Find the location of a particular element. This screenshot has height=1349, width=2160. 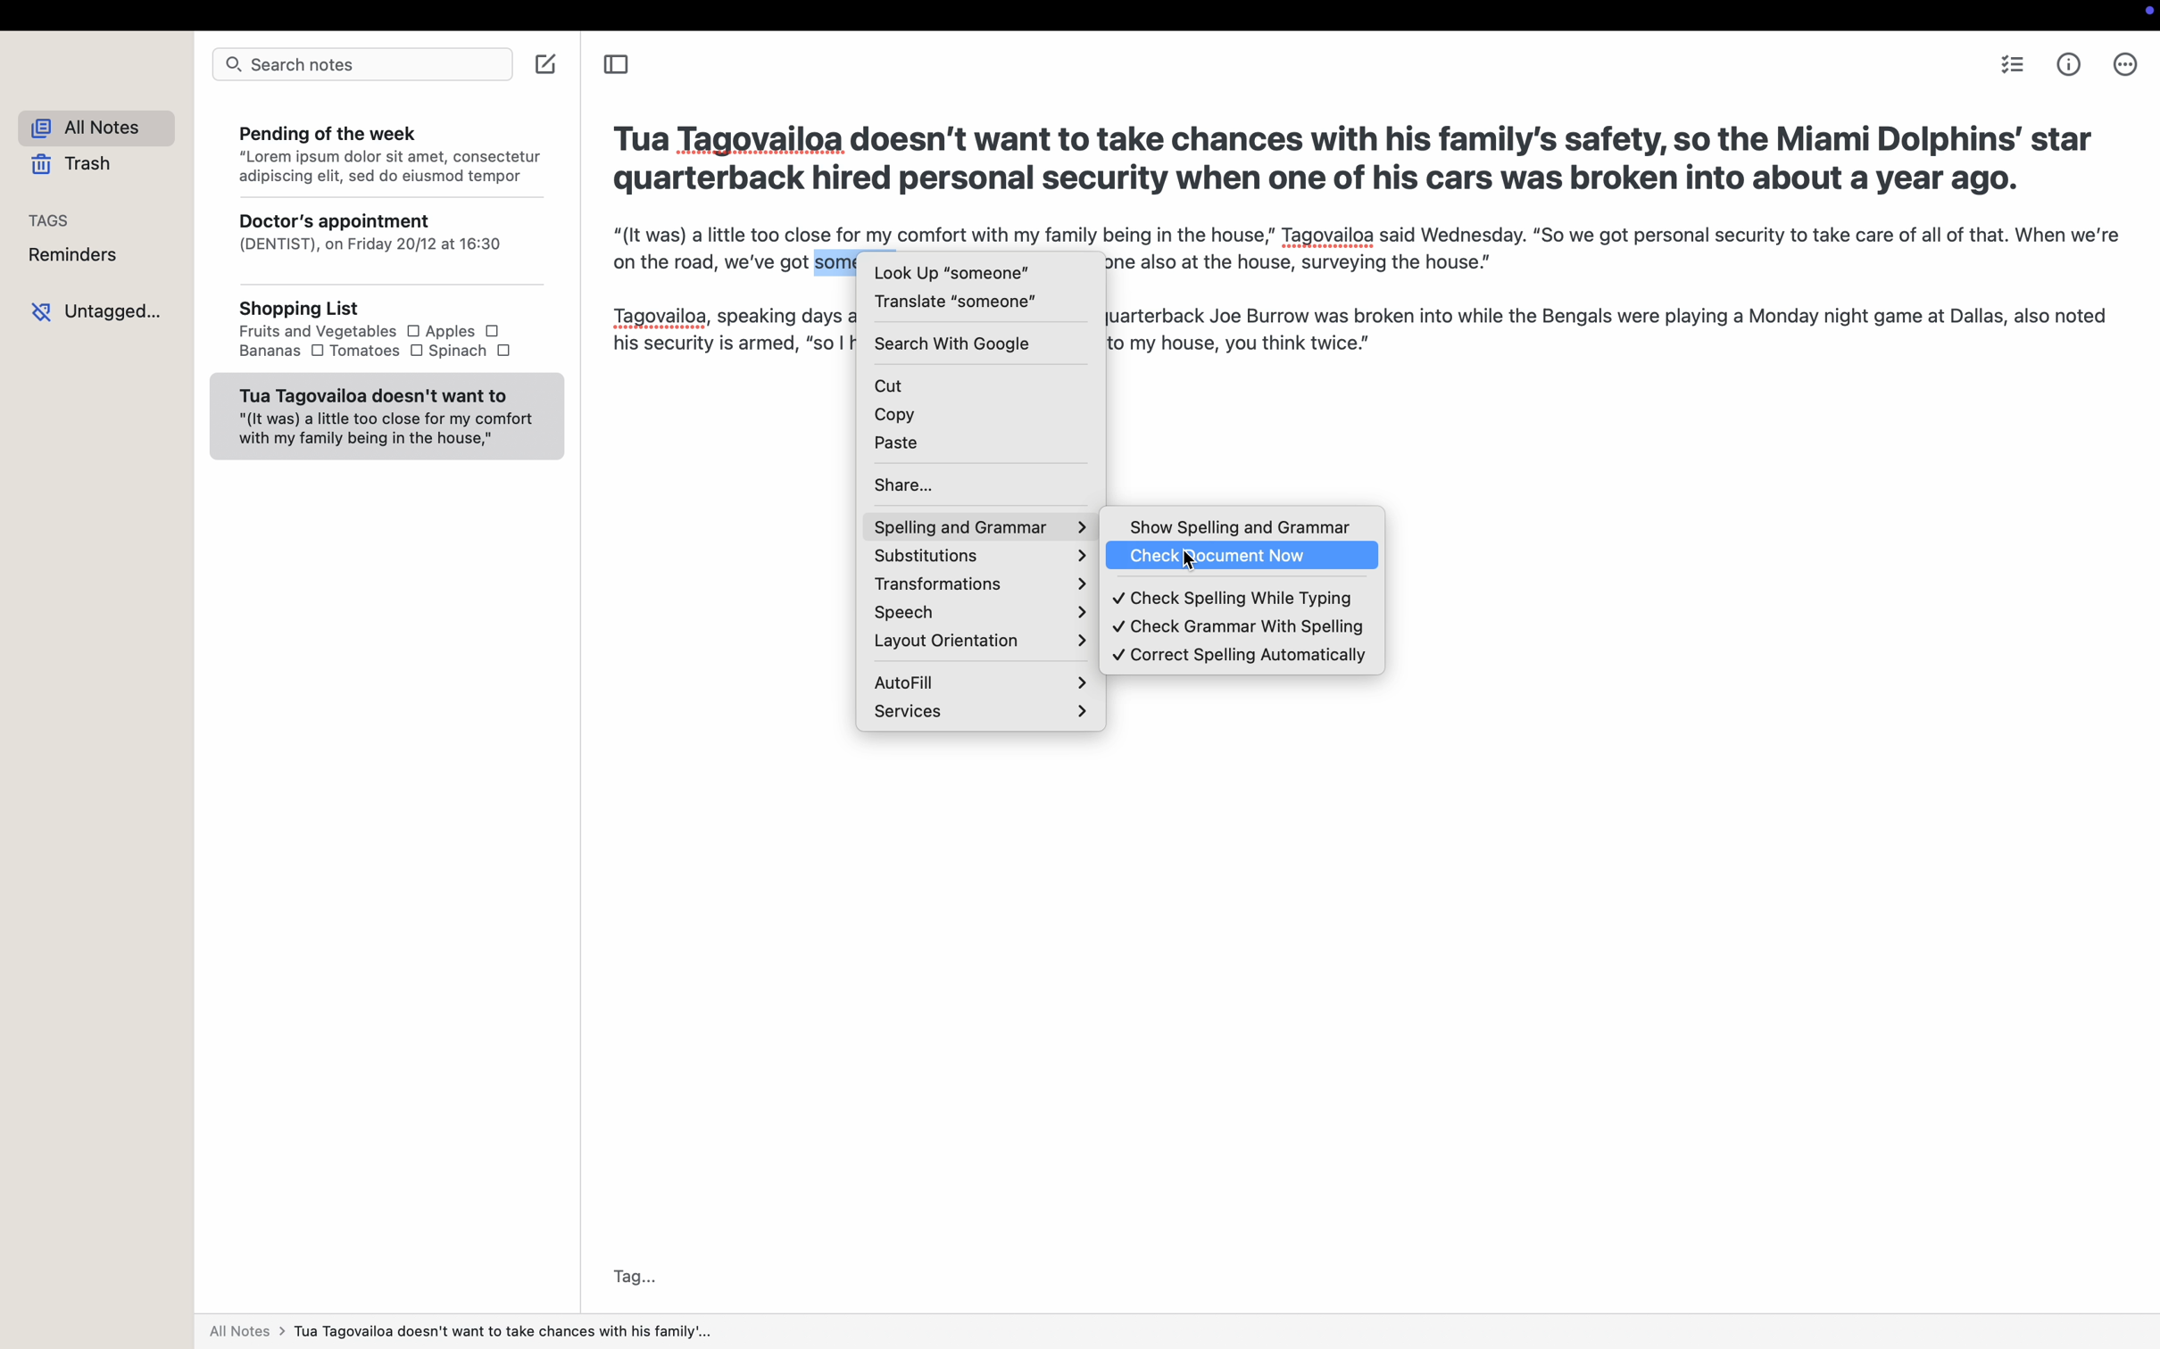

Pending of the week
“Lorem ipsum dolor sit amet, consectetur
adipiscing elit, sed do eiusmod tempor is located at coordinates (386, 151).